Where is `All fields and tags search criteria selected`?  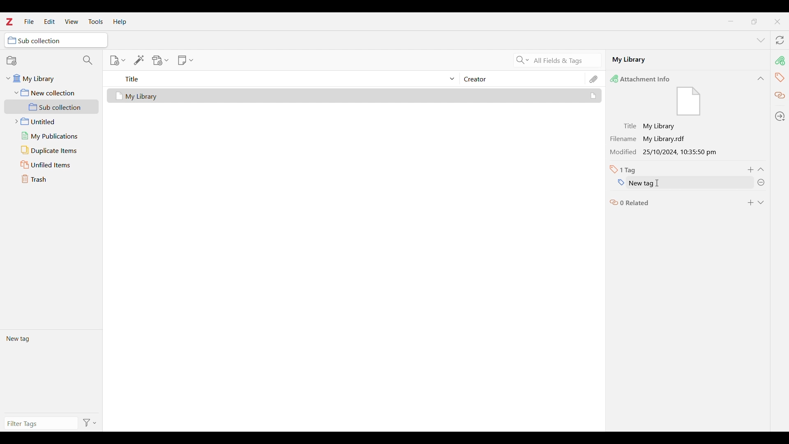
All fields and tags search criteria selected is located at coordinates (565, 61).